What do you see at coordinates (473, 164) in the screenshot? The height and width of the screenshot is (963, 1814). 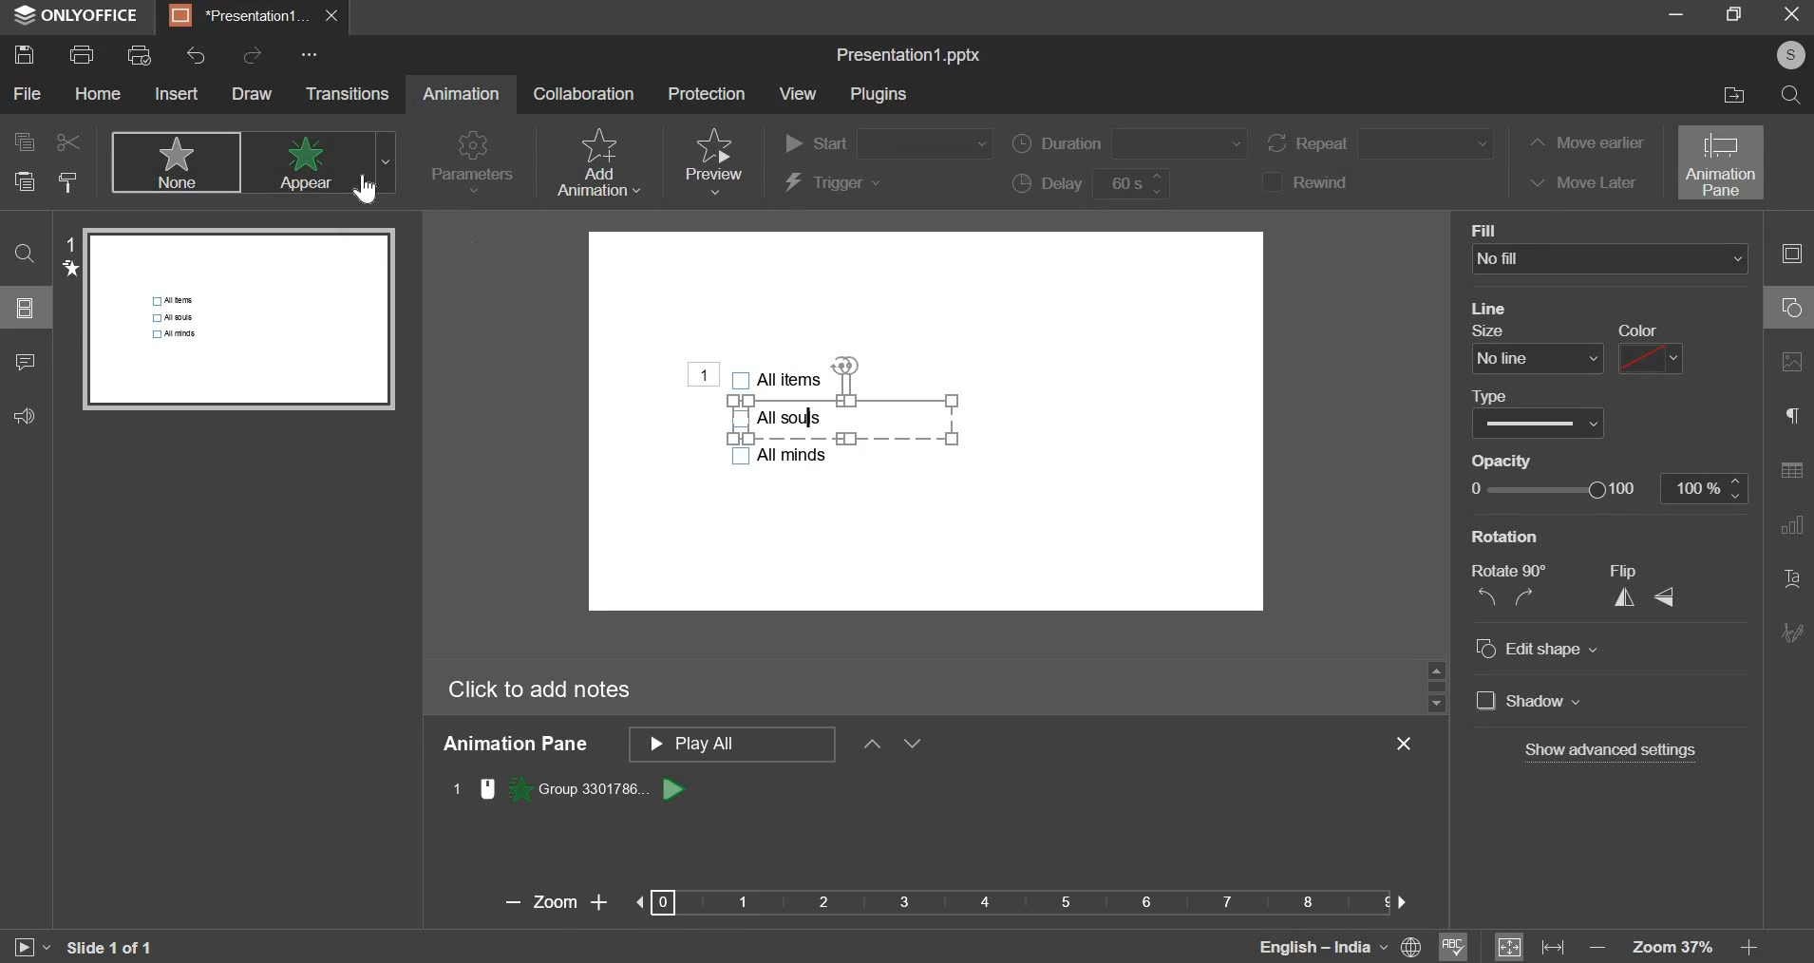 I see `parameters` at bounding box center [473, 164].